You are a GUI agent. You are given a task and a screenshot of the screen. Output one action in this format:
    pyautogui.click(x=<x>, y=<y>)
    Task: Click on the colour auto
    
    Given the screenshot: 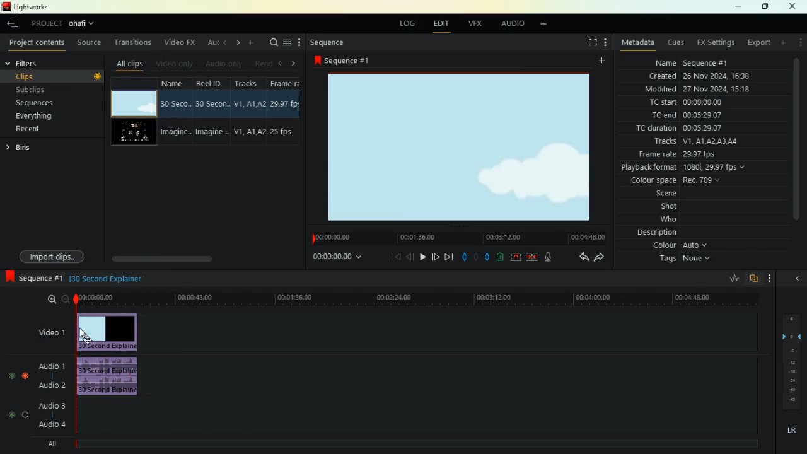 What is the action you would take?
    pyautogui.click(x=682, y=245)
    